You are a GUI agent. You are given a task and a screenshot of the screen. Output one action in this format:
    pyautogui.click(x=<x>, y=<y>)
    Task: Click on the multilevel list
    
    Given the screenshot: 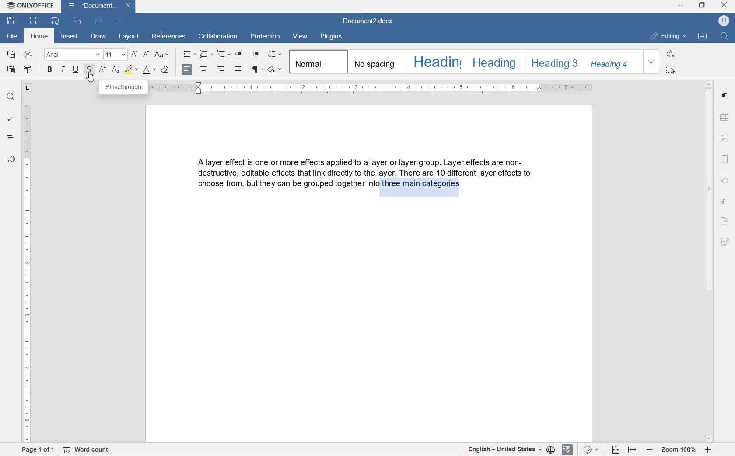 What is the action you would take?
    pyautogui.click(x=223, y=54)
    